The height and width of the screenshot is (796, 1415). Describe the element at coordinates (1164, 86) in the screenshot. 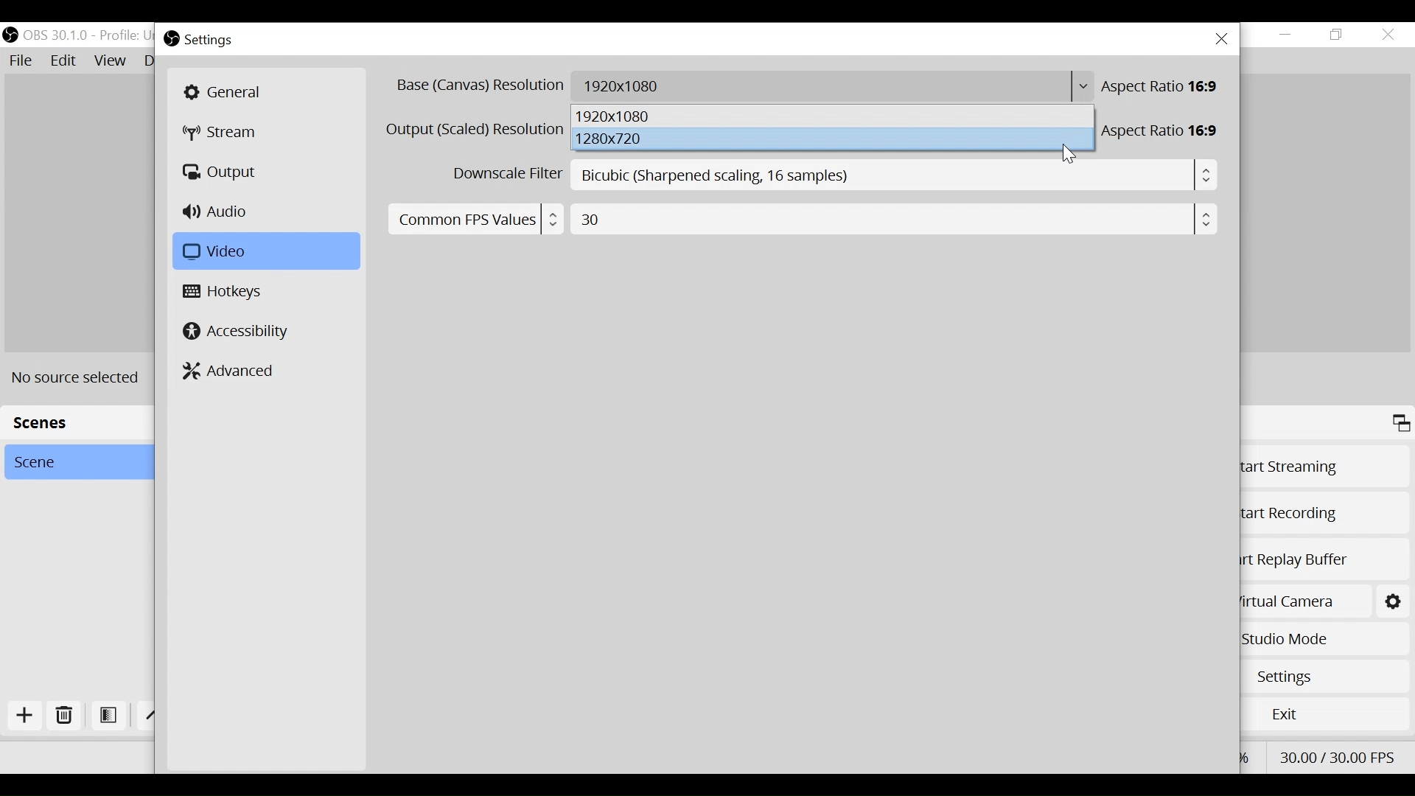

I see `Aspect Ratio 16:9` at that location.